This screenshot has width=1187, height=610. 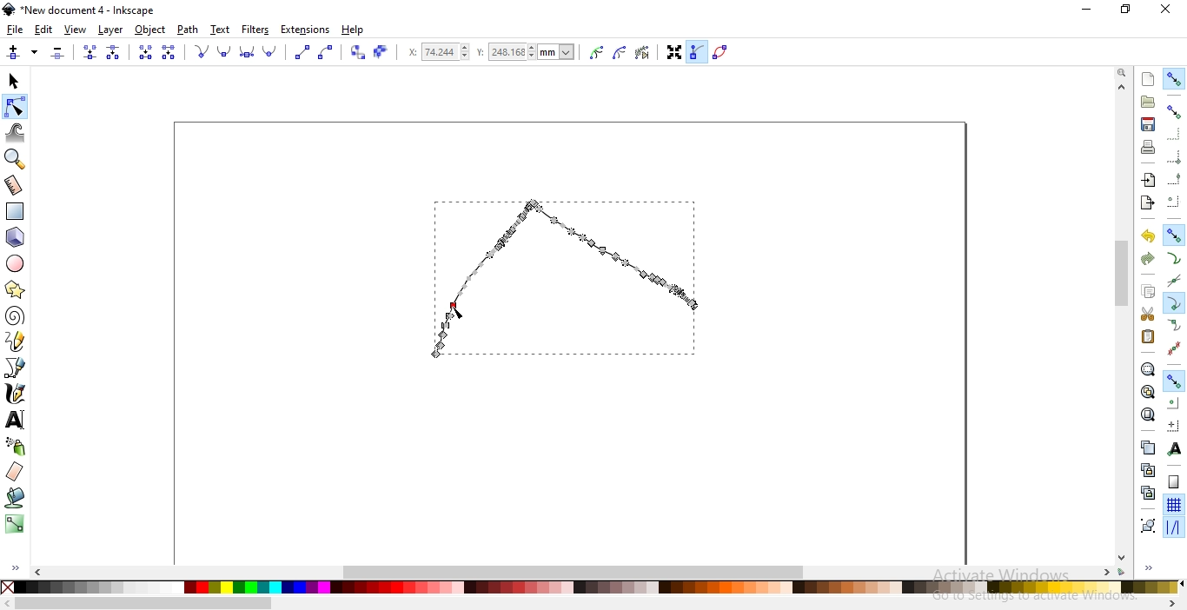 What do you see at coordinates (144, 52) in the screenshot?
I see `join selected endnodes with a new segment` at bounding box center [144, 52].